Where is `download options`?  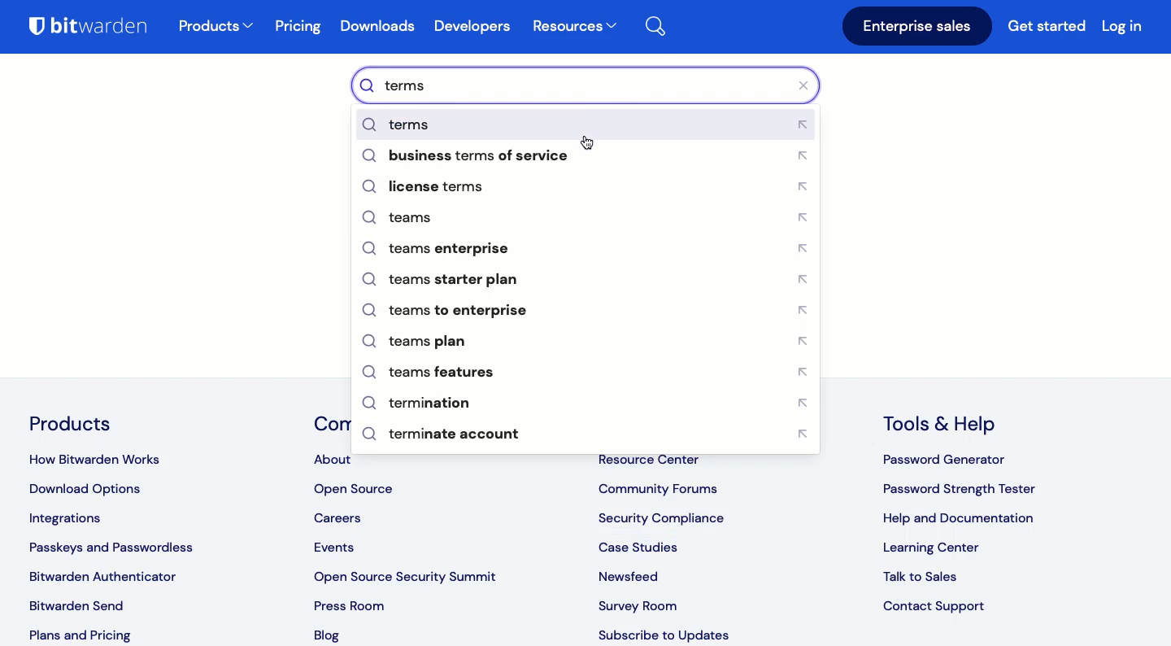
download options is located at coordinates (92, 490).